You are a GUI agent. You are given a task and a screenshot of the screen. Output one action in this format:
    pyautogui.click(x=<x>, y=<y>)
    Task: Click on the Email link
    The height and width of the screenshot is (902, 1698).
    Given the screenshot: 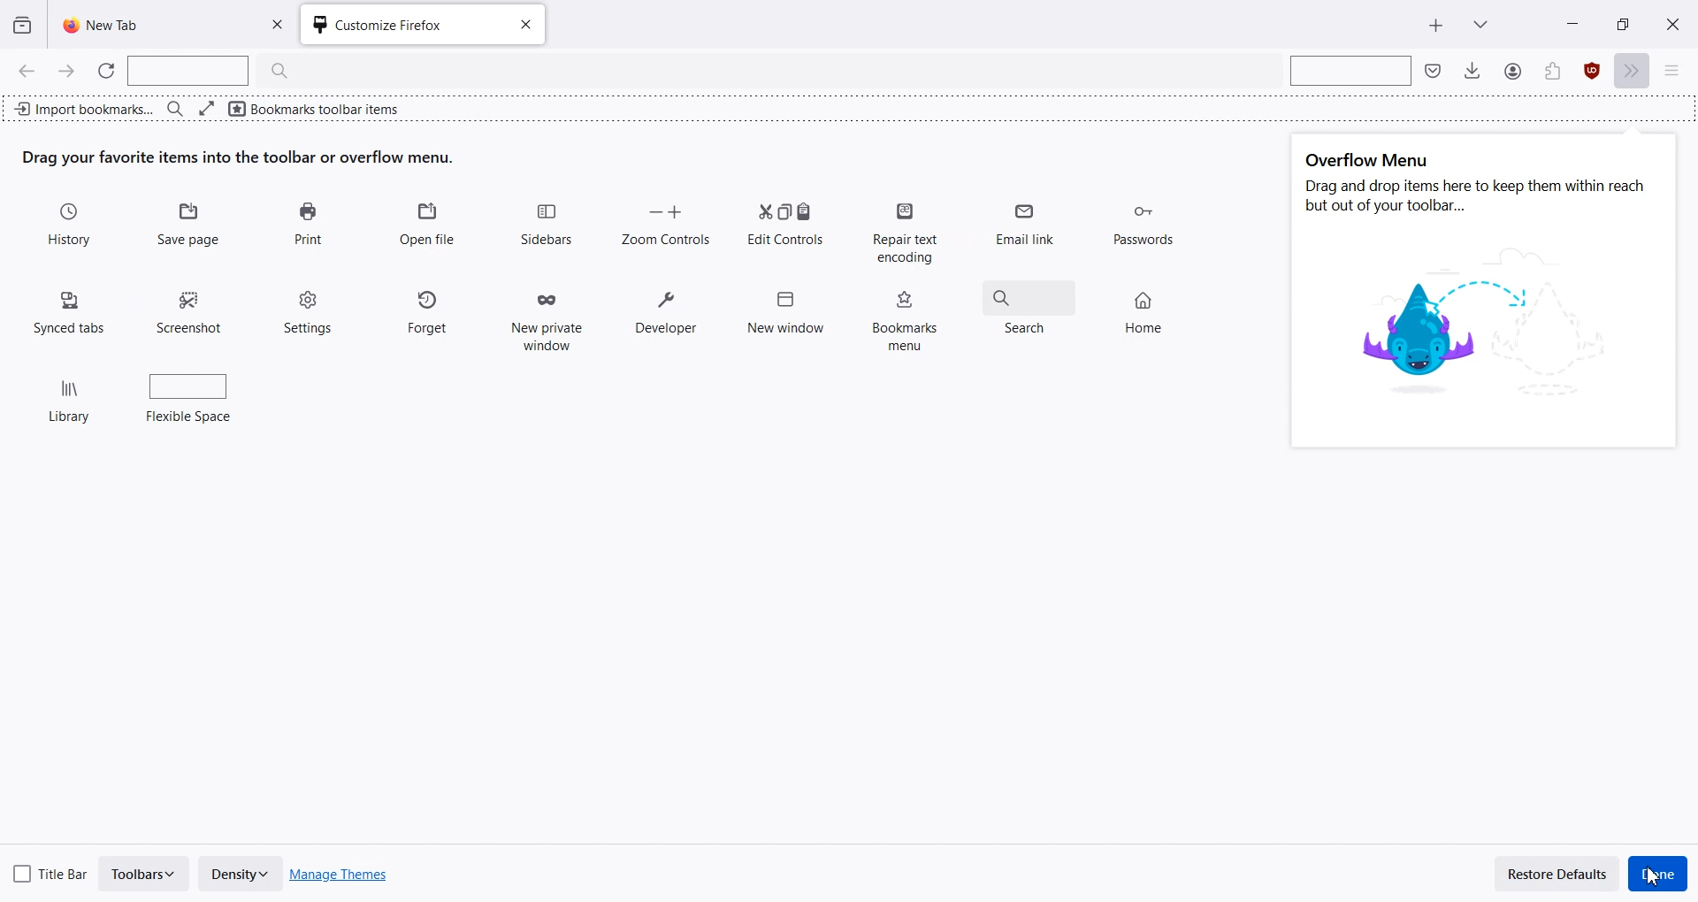 What is the action you would take?
    pyautogui.click(x=1028, y=231)
    